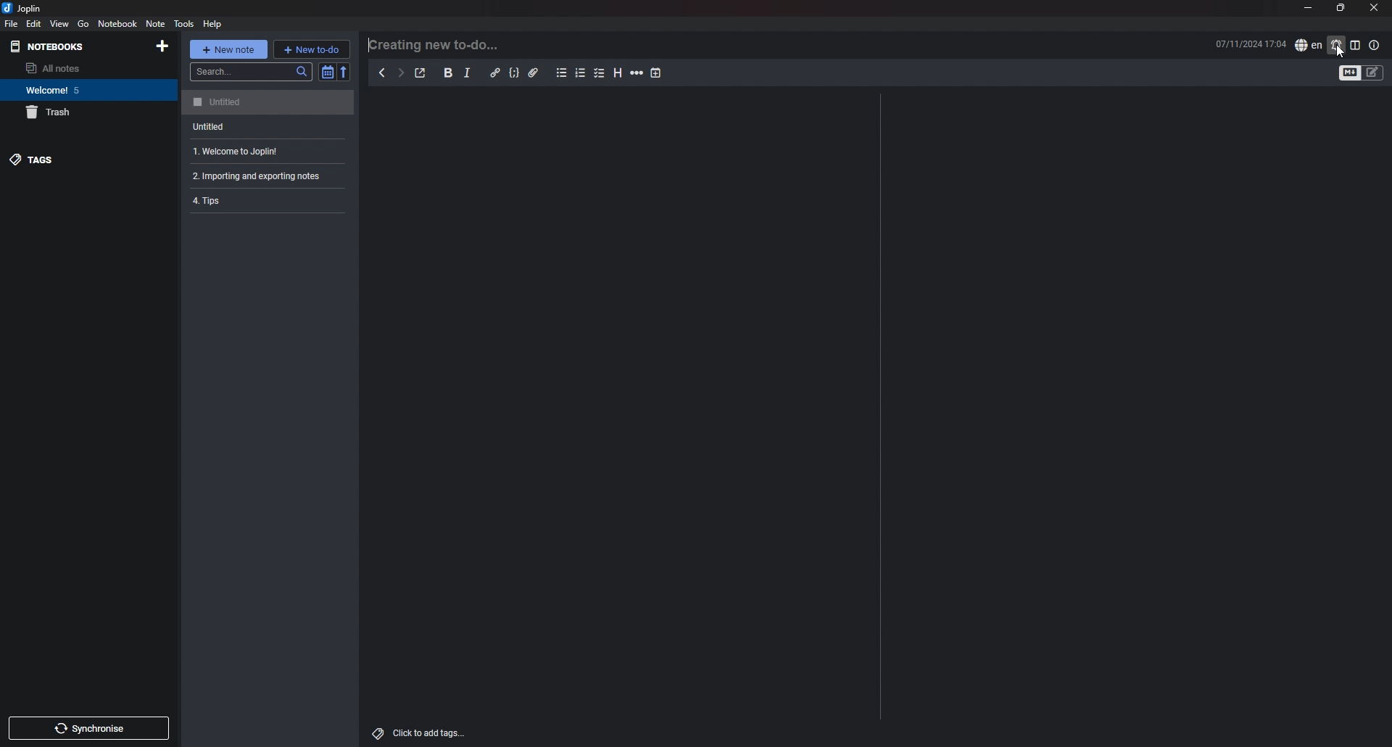  What do you see at coordinates (382, 73) in the screenshot?
I see `back` at bounding box center [382, 73].